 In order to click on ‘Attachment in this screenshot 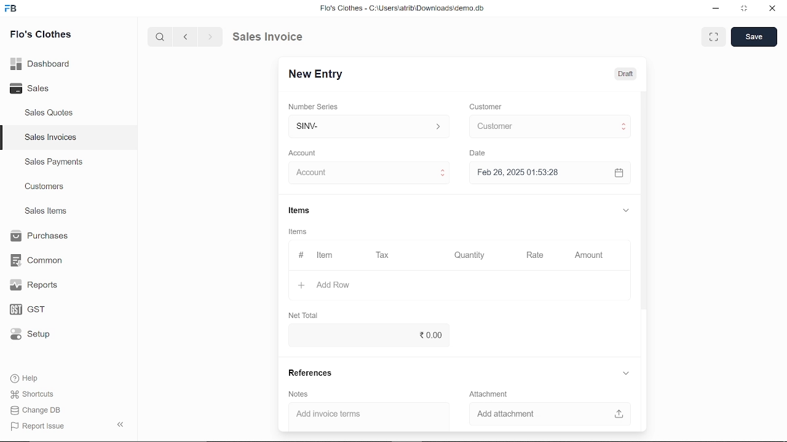, I will do `click(487, 394)`.